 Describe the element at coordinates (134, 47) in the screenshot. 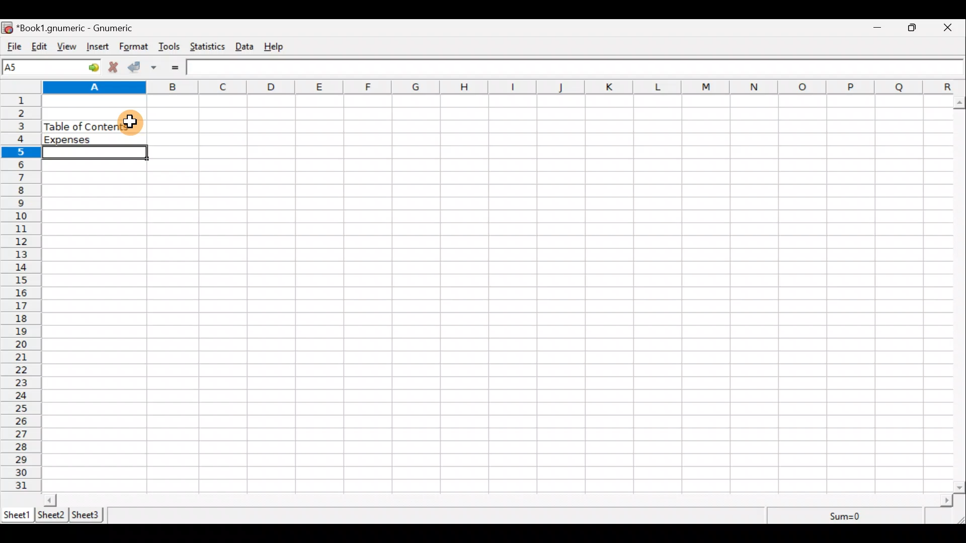

I see `Format` at that location.